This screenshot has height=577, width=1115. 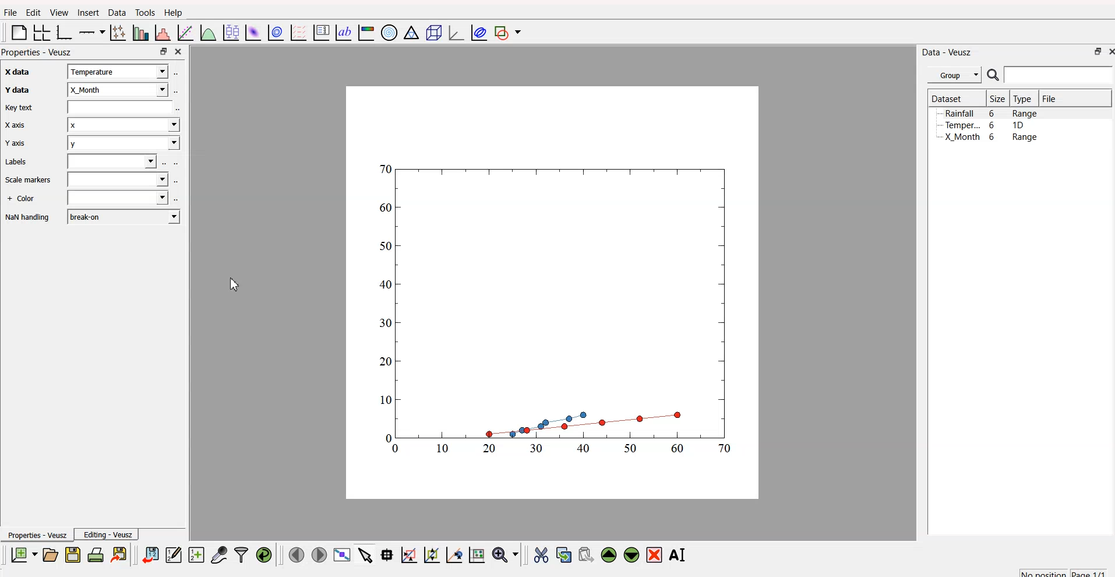 I want to click on blank page, so click(x=16, y=34).